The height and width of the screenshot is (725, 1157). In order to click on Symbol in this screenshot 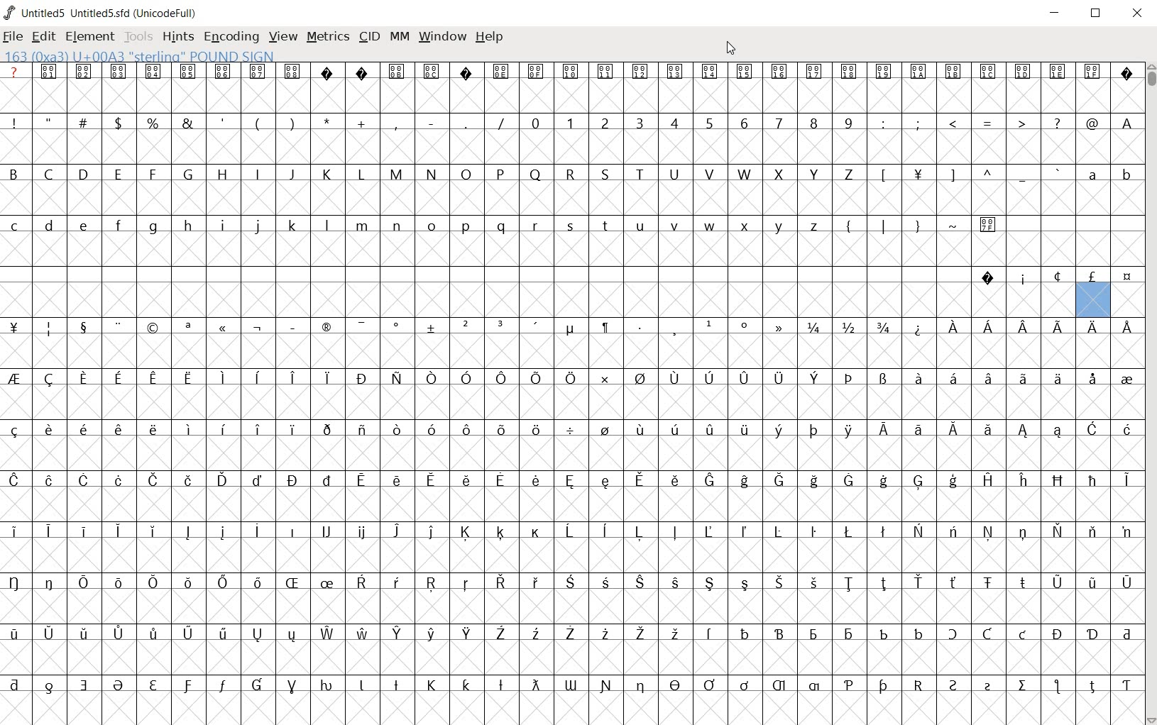, I will do `click(642, 327)`.